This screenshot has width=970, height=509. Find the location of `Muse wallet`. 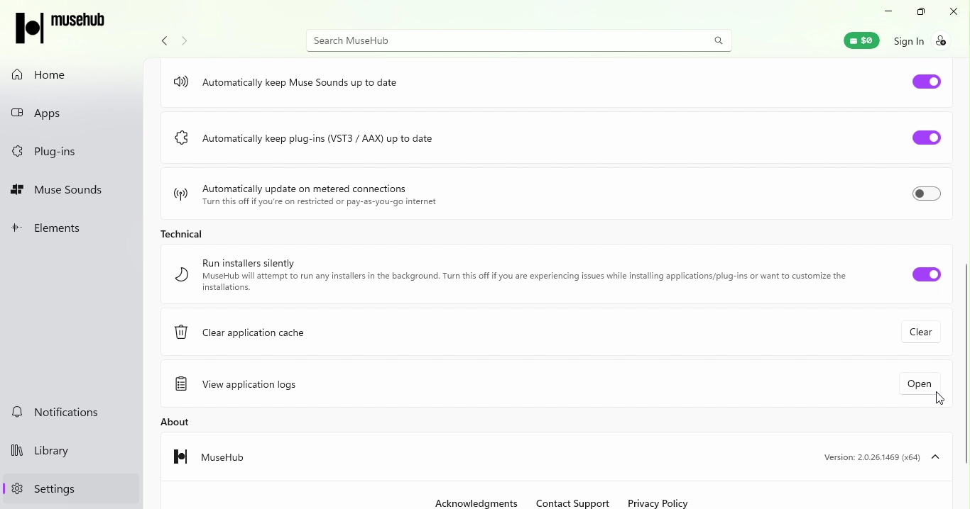

Muse wallet is located at coordinates (855, 40).